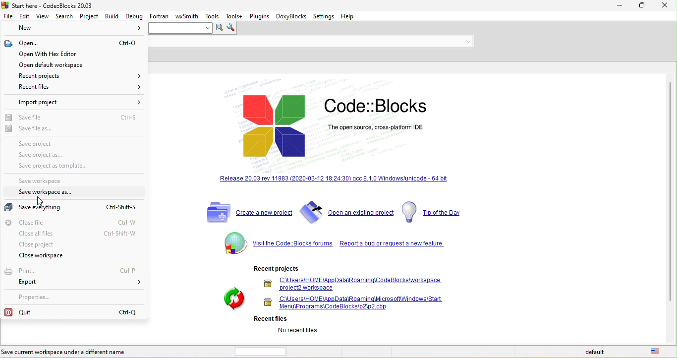 The height and width of the screenshot is (358, 677). What do you see at coordinates (325, 16) in the screenshot?
I see `settings` at bounding box center [325, 16].